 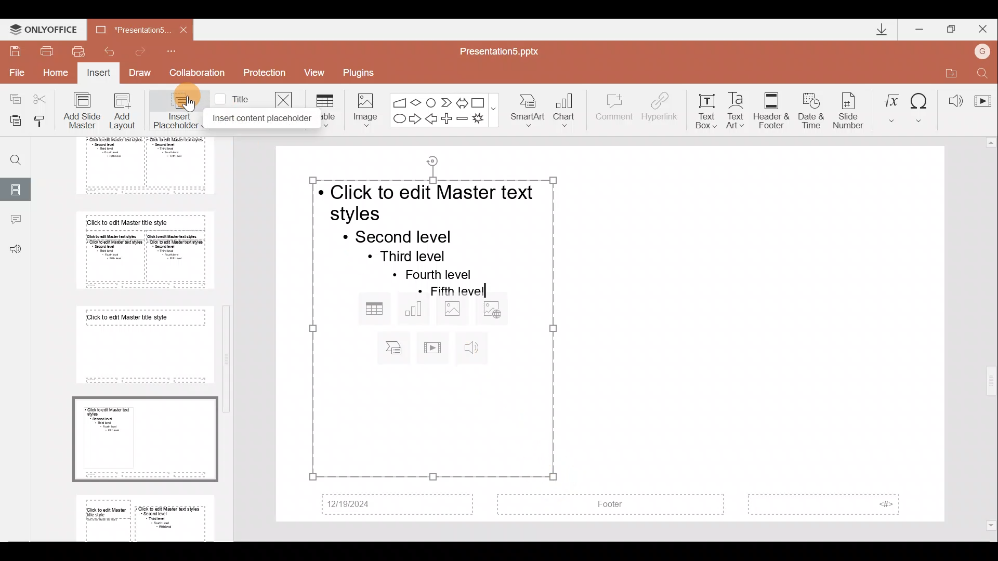 What do you see at coordinates (99, 74) in the screenshot?
I see `Insert` at bounding box center [99, 74].